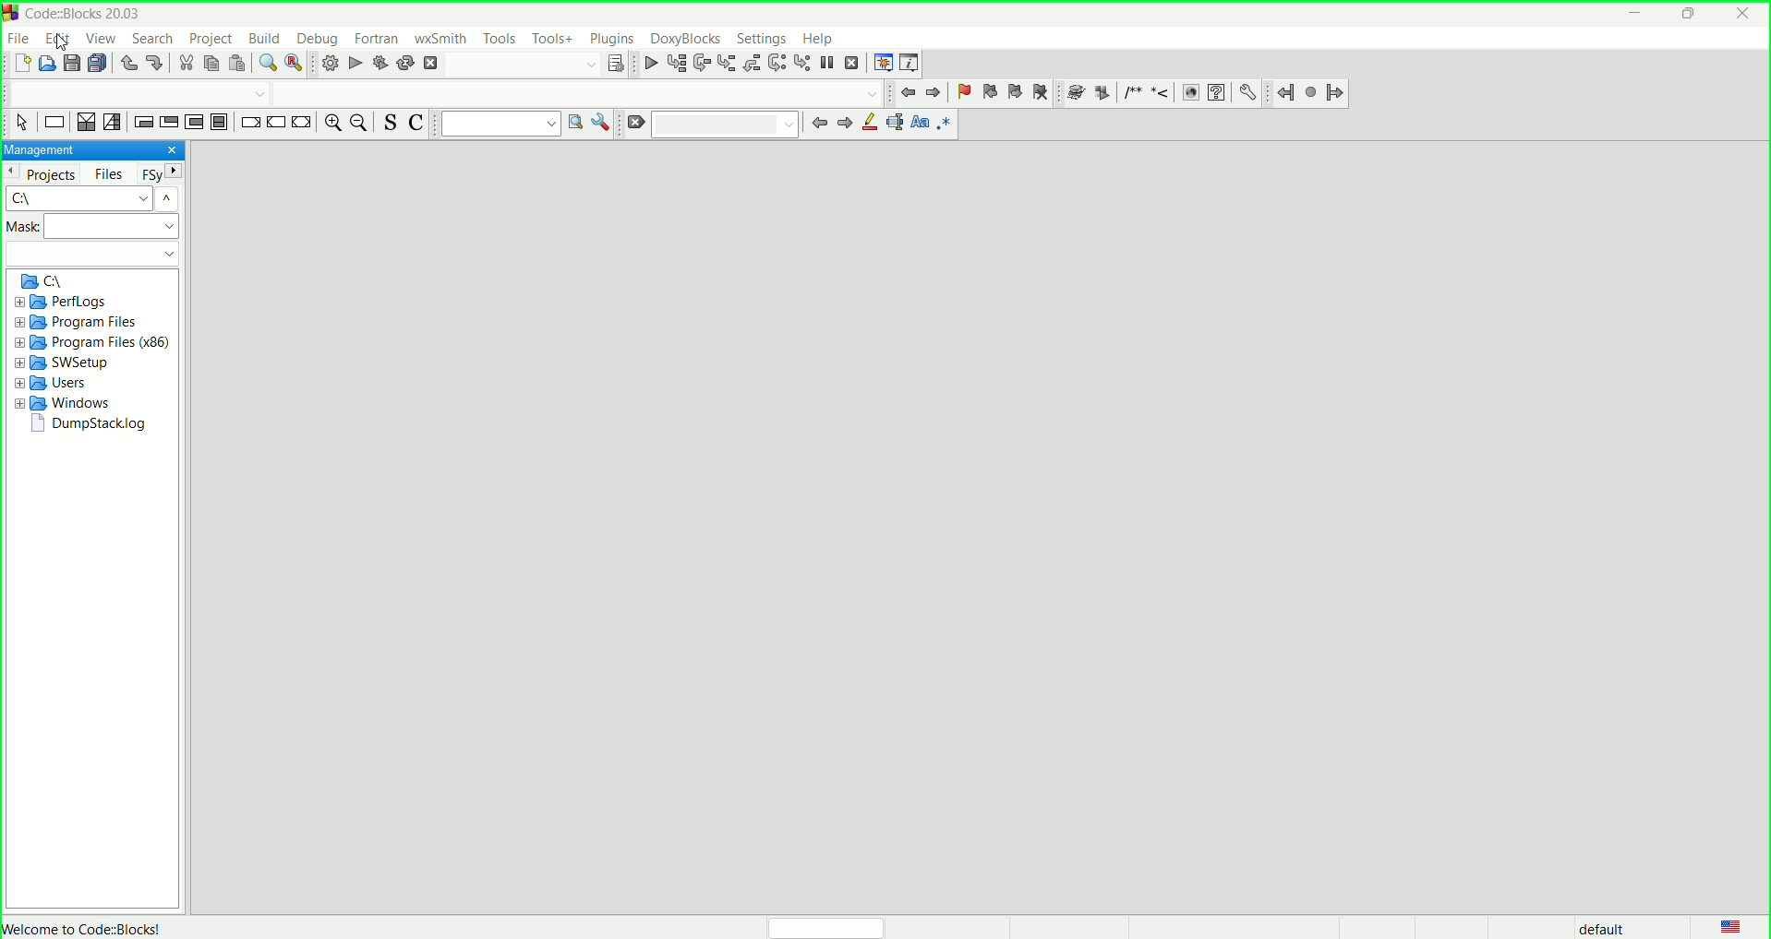 Image resolution: width=1771 pixels, height=939 pixels. I want to click on find, so click(264, 65).